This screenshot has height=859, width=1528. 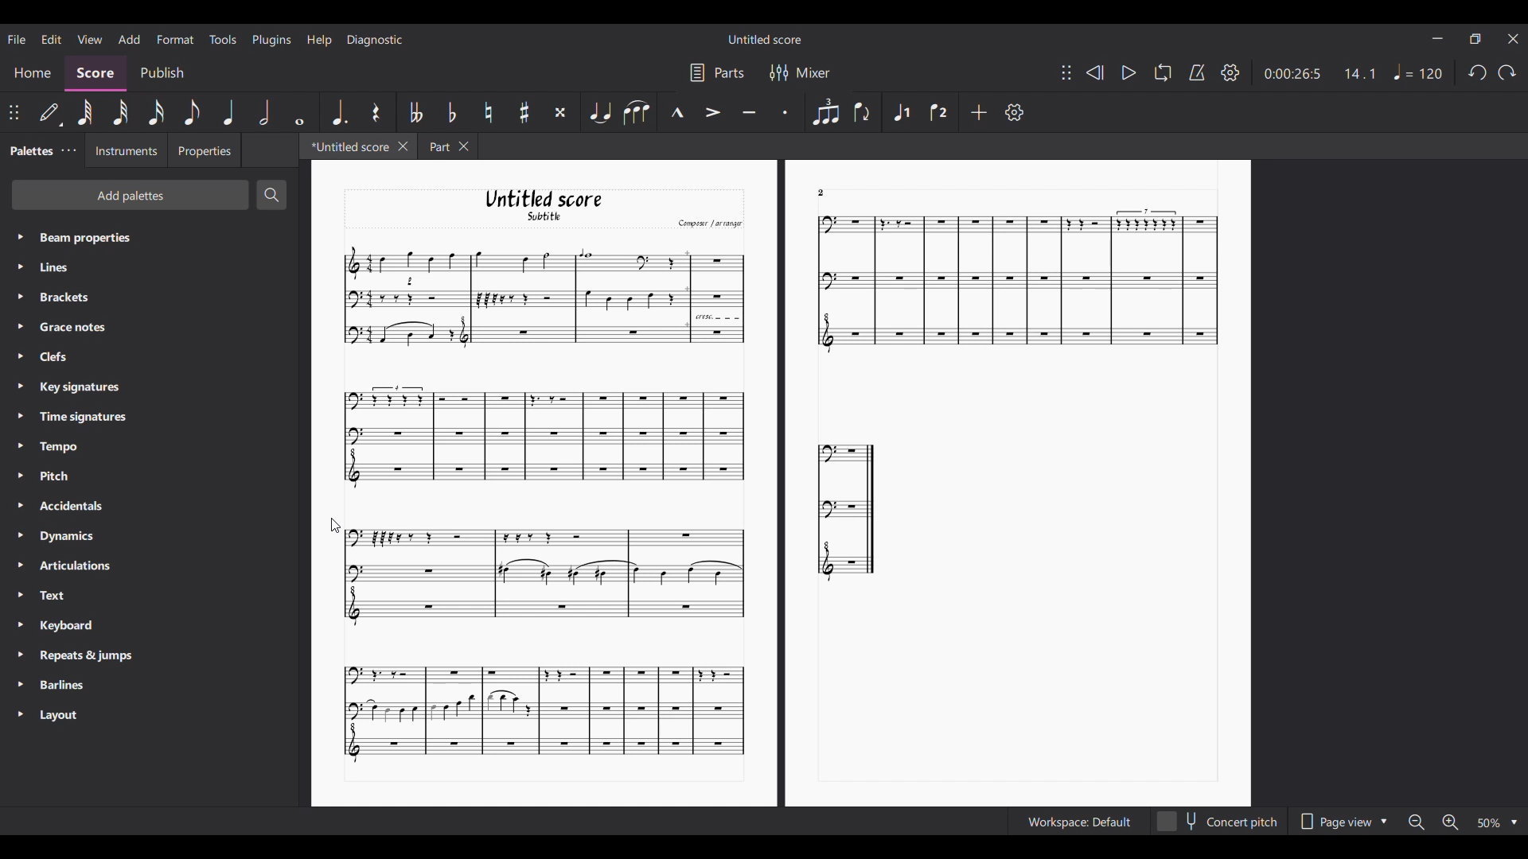 What do you see at coordinates (68, 715) in the screenshot?
I see `> Layout` at bounding box center [68, 715].